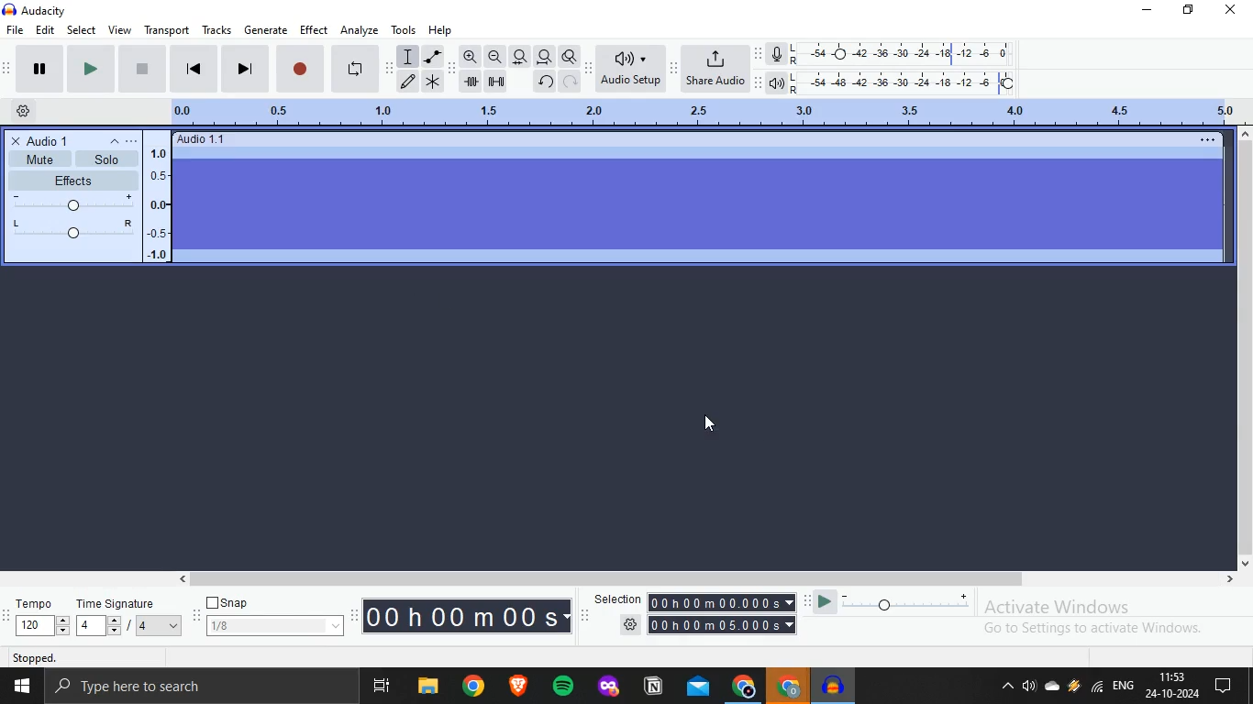  Describe the element at coordinates (1074, 687) in the screenshot. I see `Weather` at that location.